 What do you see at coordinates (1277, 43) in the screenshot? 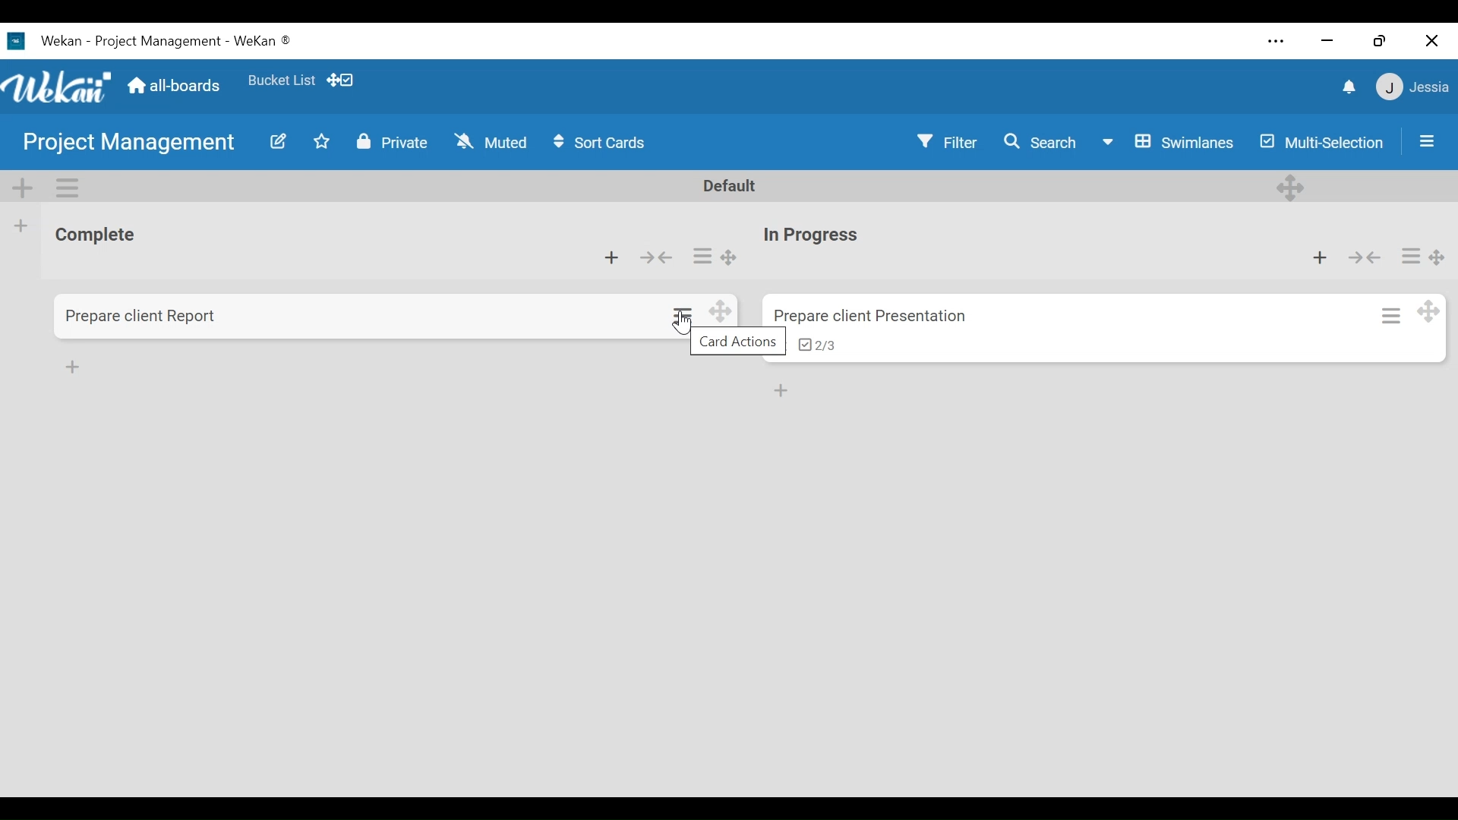
I see `Settings and more` at bounding box center [1277, 43].